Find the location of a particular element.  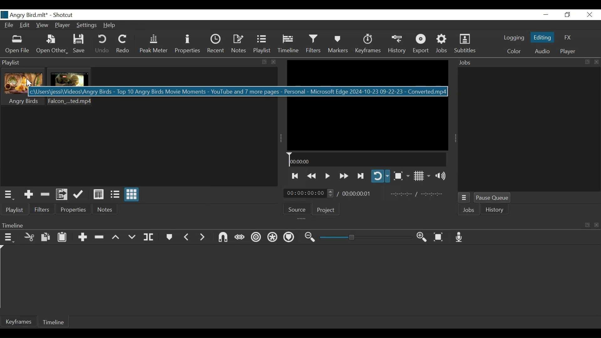

Record audio is located at coordinates (459, 238).